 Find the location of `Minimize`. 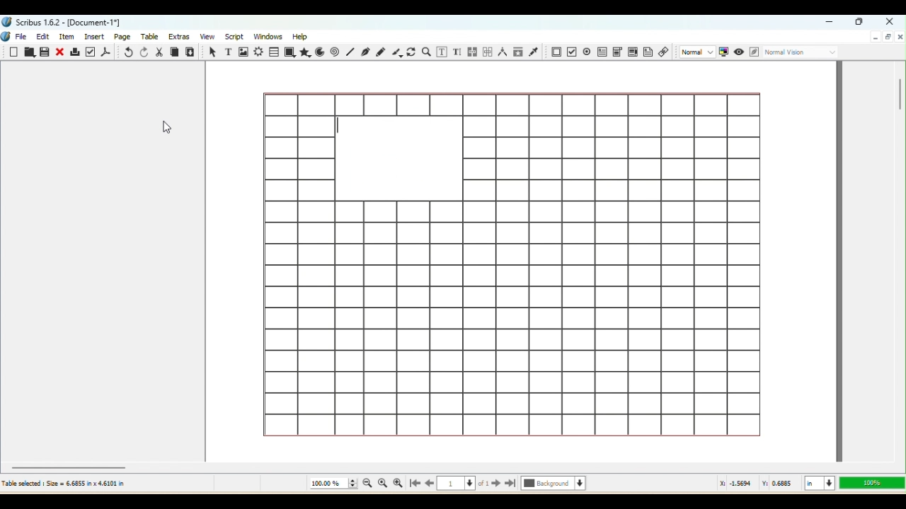

Minimize is located at coordinates (875, 37).